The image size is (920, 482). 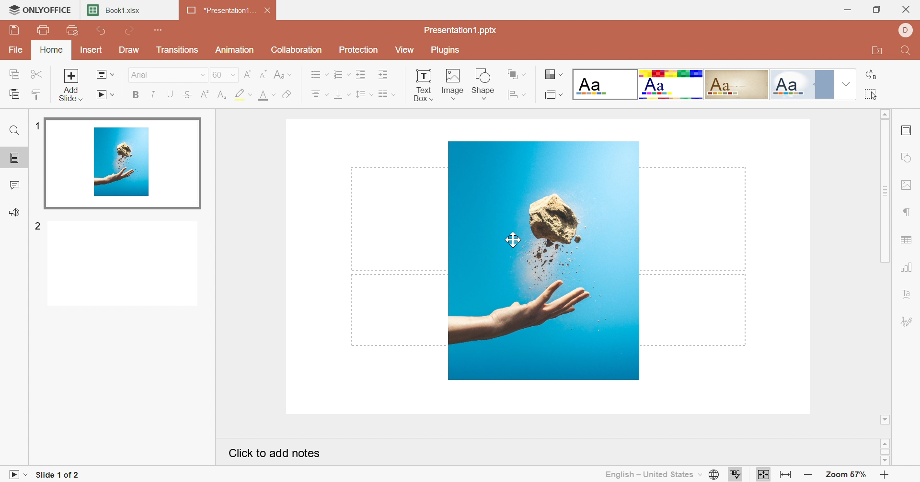 What do you see at coordinates (269, 9) in the screenshot?
I see `Close` at bounding box center [269, 9].